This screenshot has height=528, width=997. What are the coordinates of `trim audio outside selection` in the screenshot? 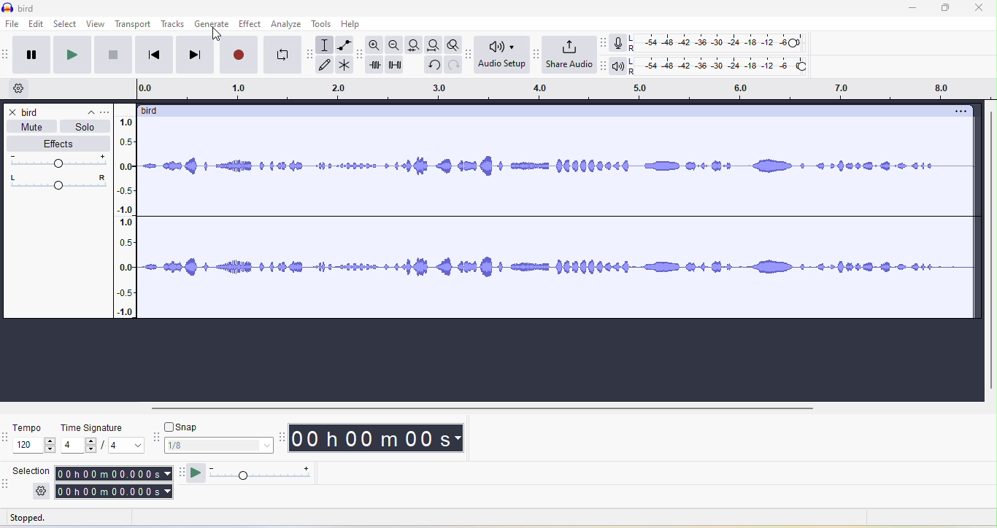 It's located at (378, 68).